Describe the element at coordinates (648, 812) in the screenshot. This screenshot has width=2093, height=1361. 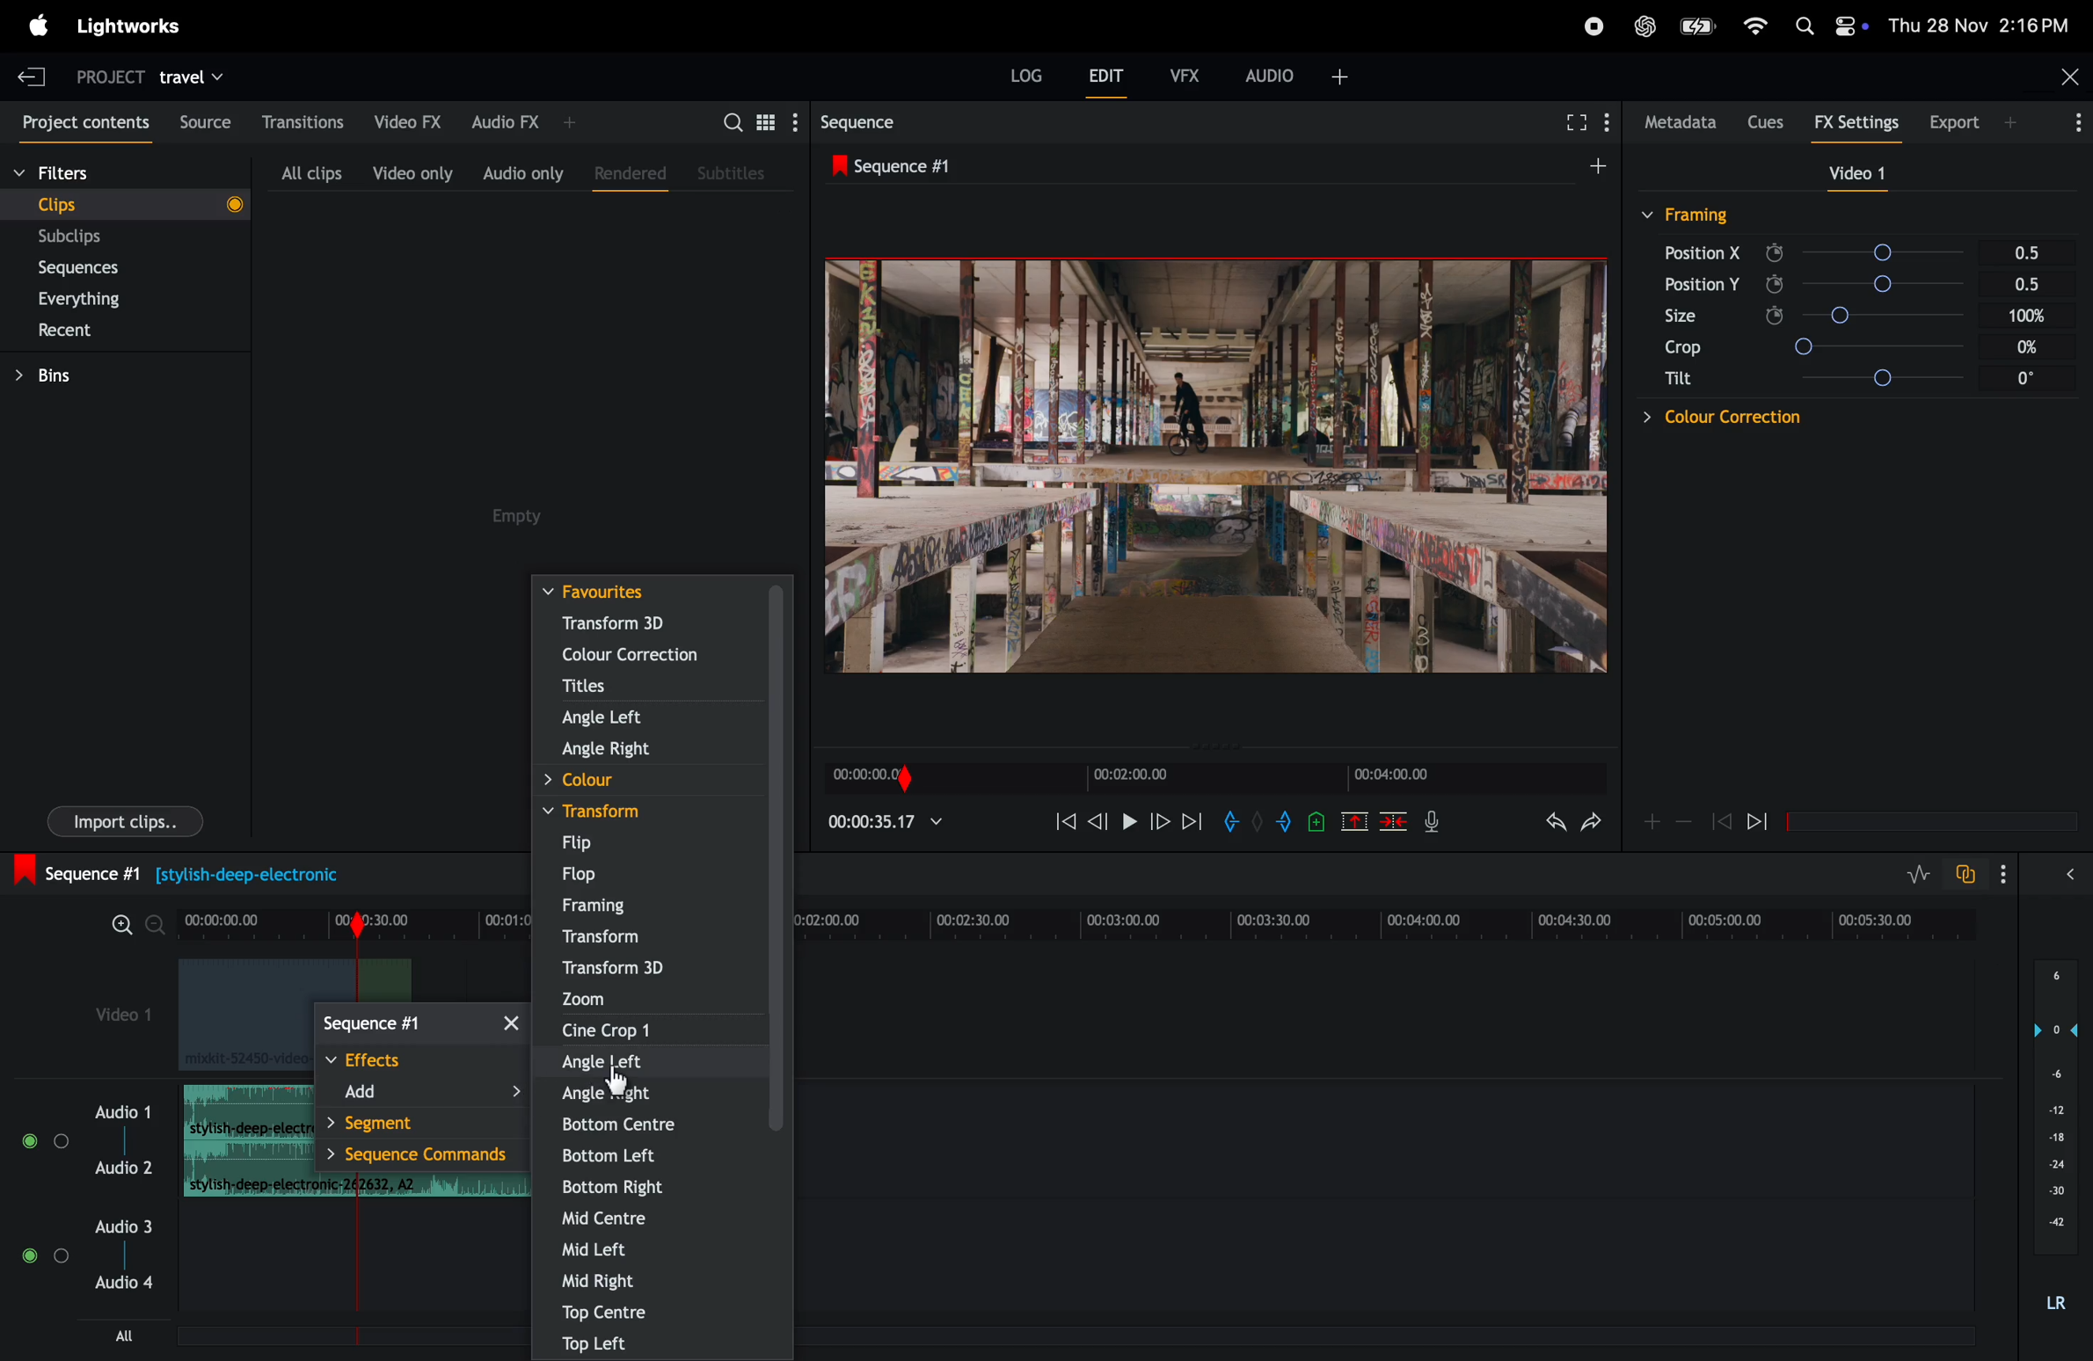
I see `transform` at that location.